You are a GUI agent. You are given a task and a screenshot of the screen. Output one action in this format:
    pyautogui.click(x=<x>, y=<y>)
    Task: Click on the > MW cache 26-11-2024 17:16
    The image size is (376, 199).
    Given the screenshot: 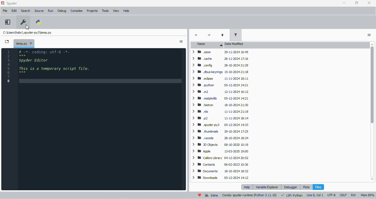 What is the action you would take?
    pyautogui.click(x=220, y=59)
    